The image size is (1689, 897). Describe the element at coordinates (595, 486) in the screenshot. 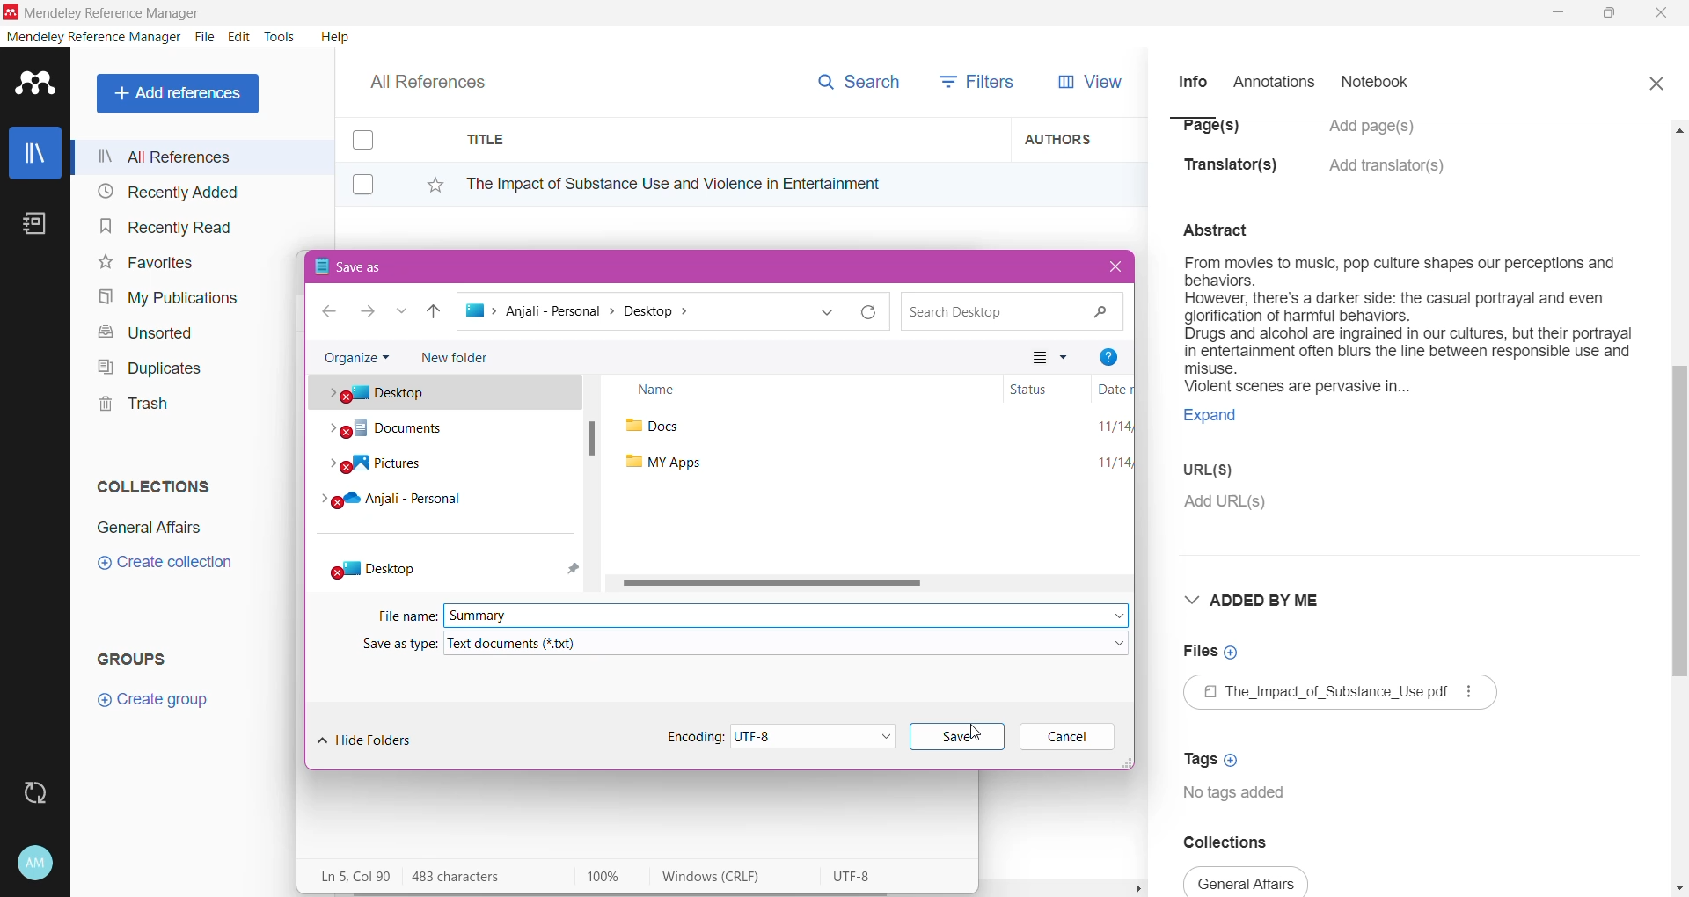

I see `Vertical Scroll Bar` at that location.